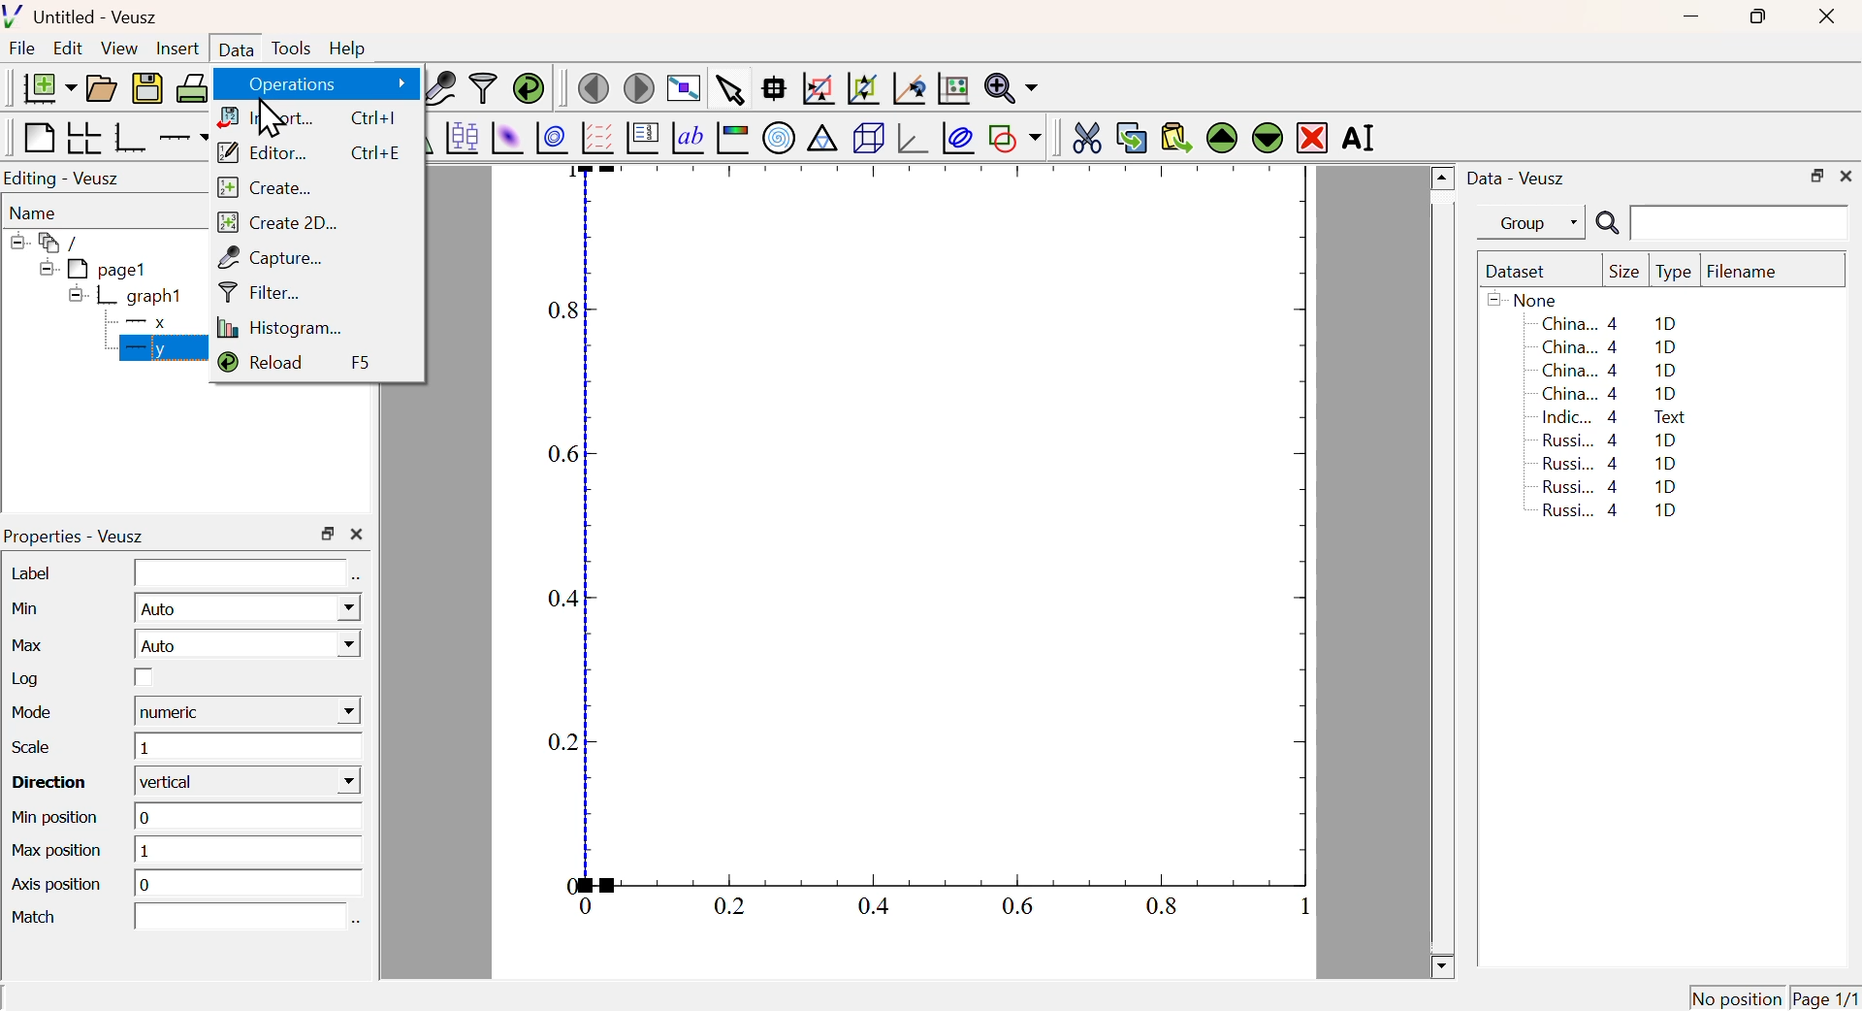 This screenshot has height=1011, width=1862. Describe the element at coordinates (326, 83) in the screenshot. I see `Operations` at that location.